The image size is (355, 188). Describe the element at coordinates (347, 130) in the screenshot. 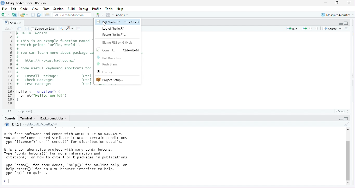

I see `scroll up` at that location.